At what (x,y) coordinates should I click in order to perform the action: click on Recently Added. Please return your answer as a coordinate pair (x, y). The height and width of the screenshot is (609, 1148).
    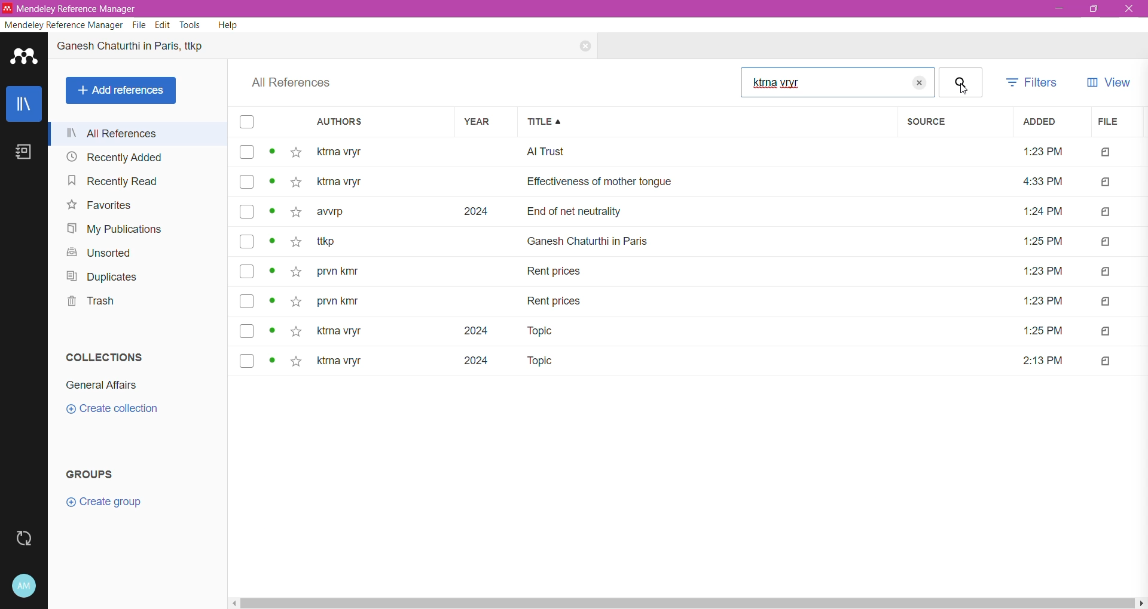
    Looking at the image, I should click on (113, 156).